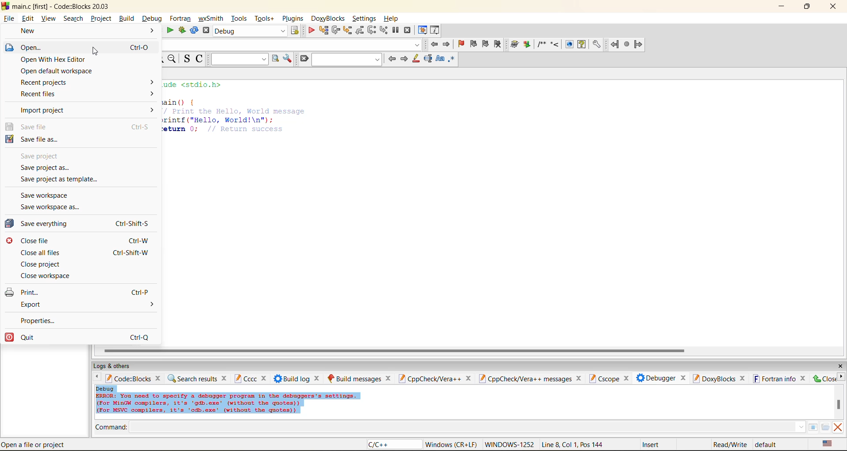 This screenshot has height=451, width=847. Describe the element at coordinates (170, 30) in the screenshot. I see `run` at that location.